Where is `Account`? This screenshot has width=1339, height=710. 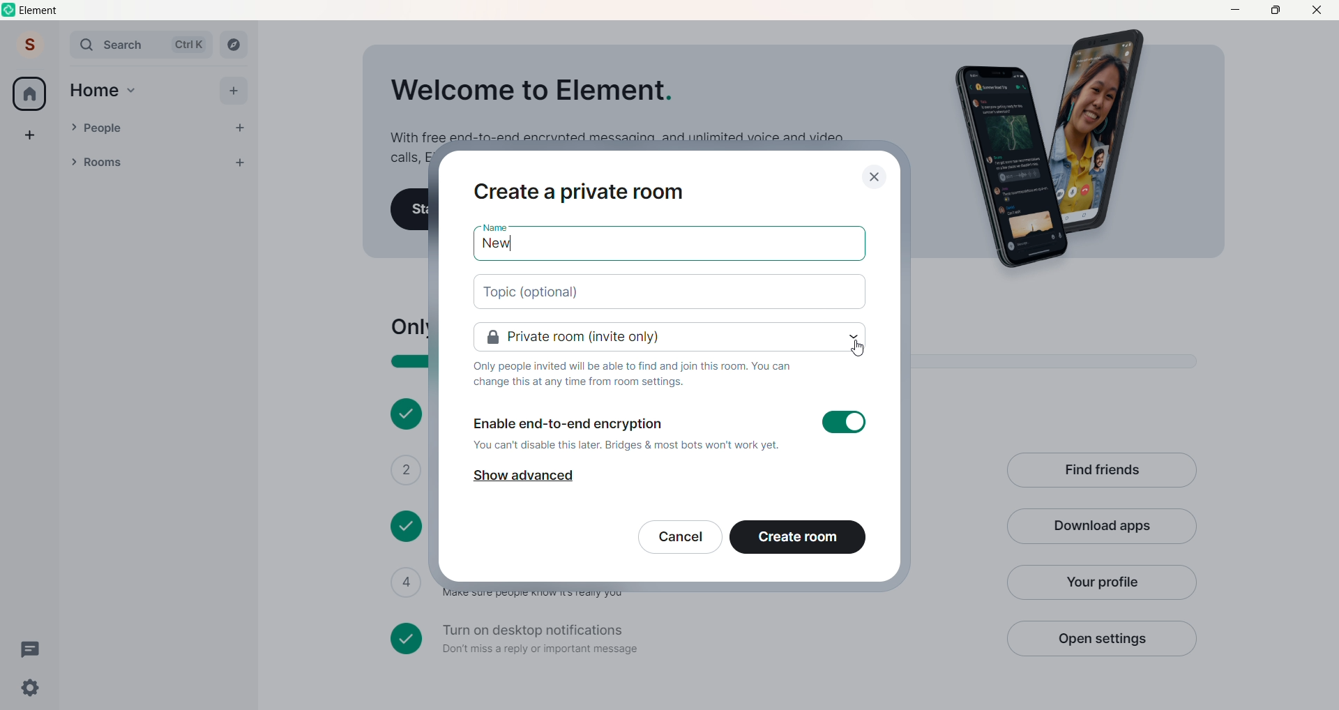 Account is located at coordinates (30, 44).